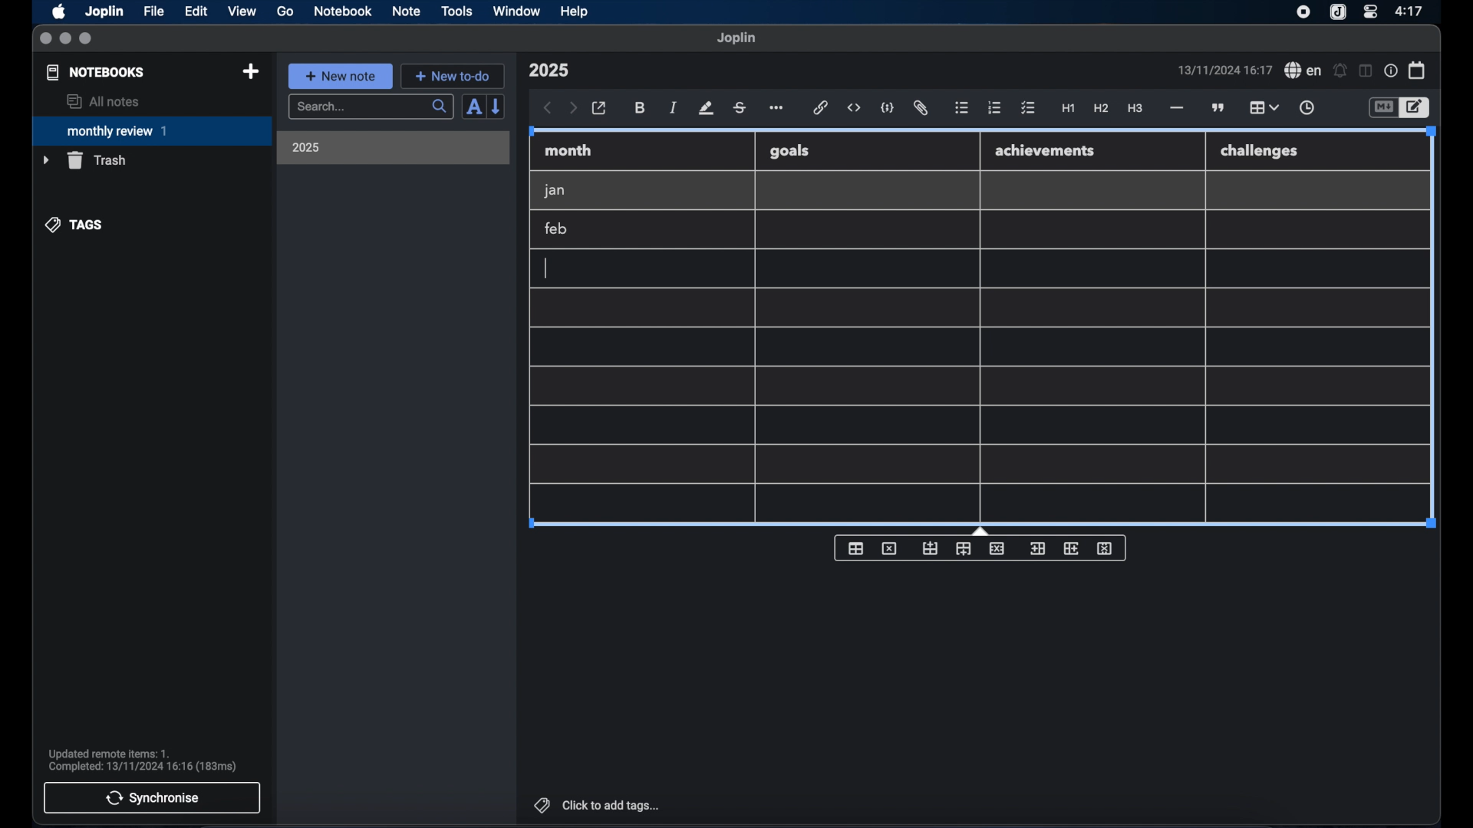 The height and width of the screenshot is (828, 1473). I want to click on insert row after, so click(964, 549).